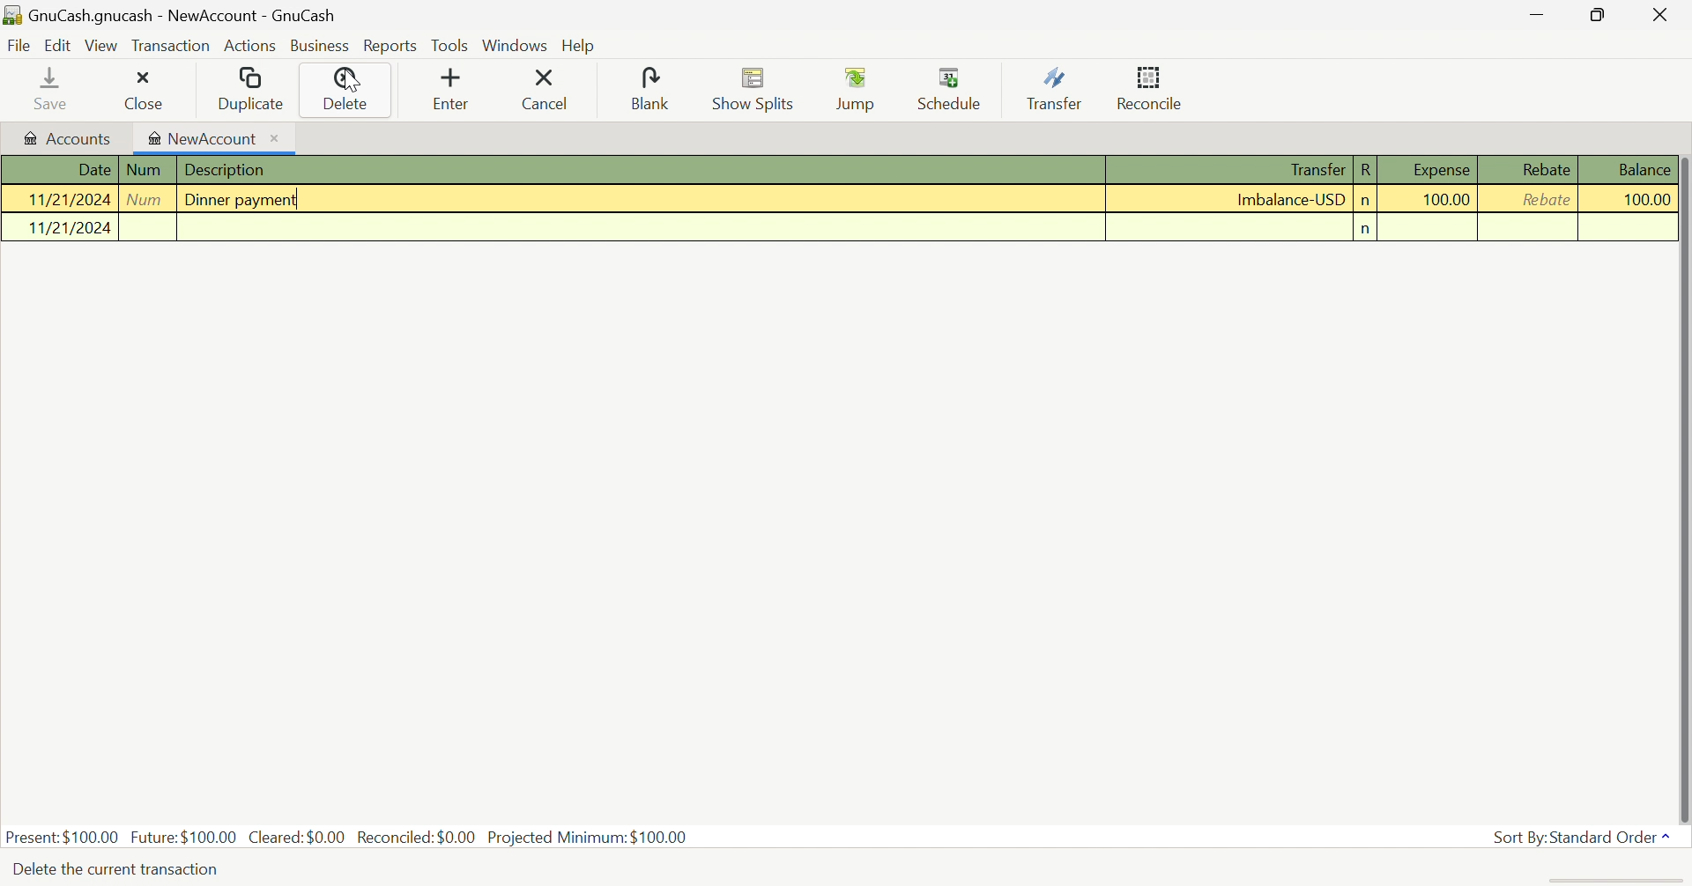  I want to click on Cursor, so click(352, 83).